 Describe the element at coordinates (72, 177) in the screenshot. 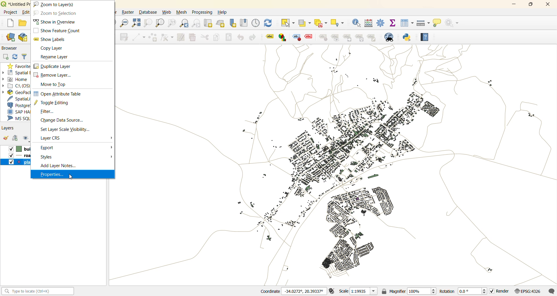

I see `cursor` at that location.